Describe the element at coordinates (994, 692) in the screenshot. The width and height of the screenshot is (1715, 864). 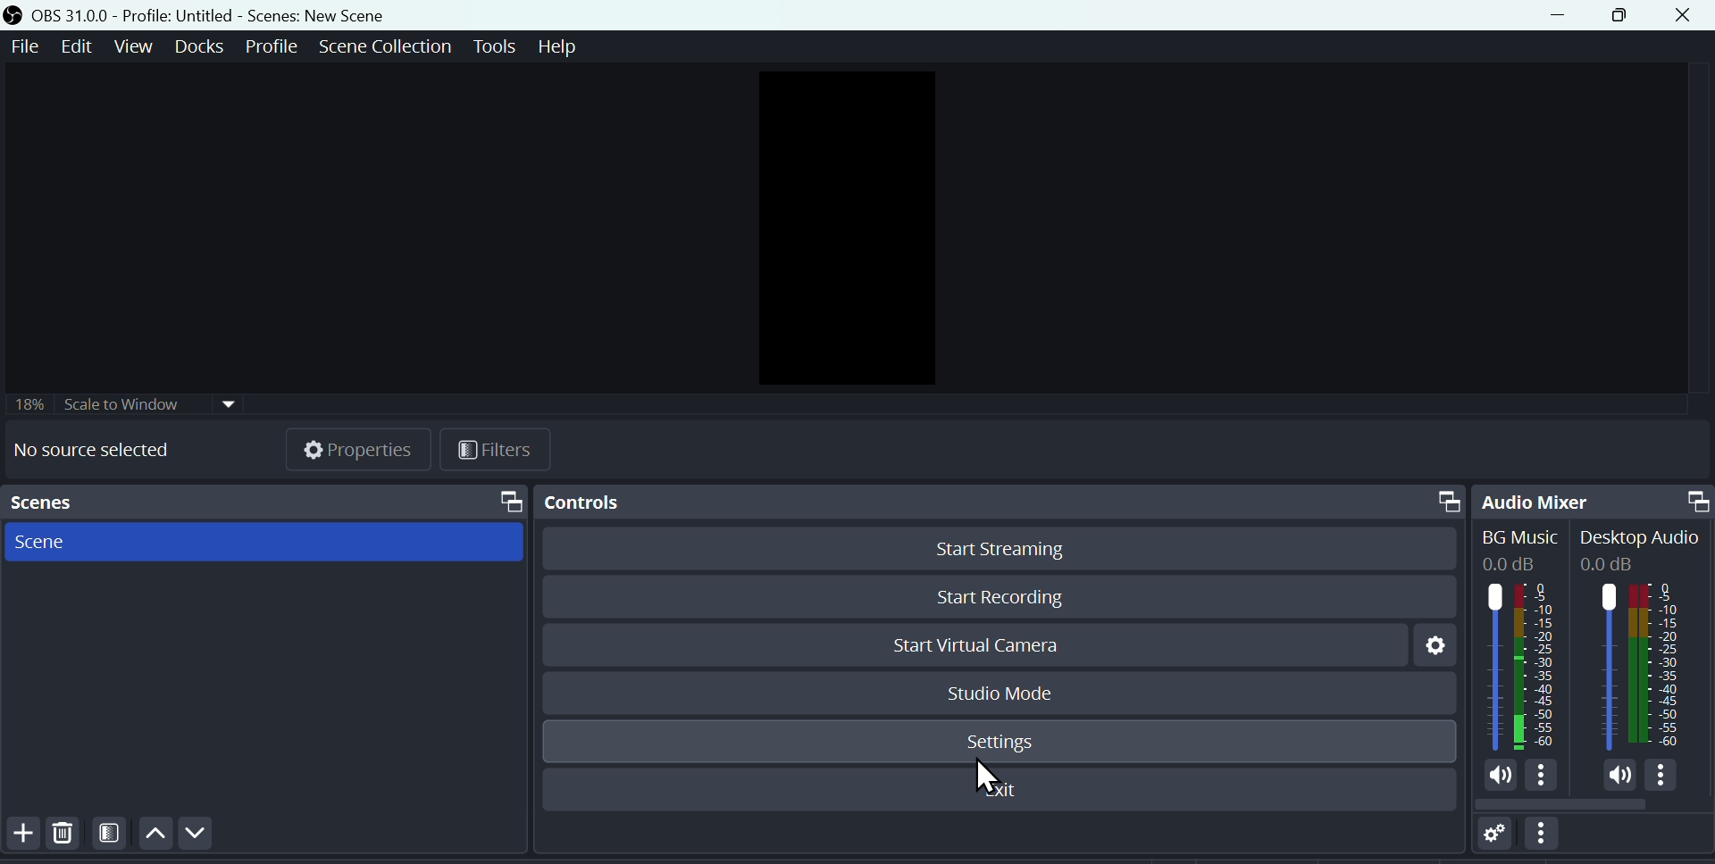
I see `Studio mode` at that location.